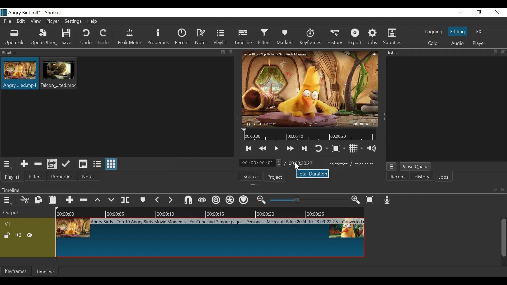 This screenshot has height=285, width=507. I want to click on Color, so click(434, 44).